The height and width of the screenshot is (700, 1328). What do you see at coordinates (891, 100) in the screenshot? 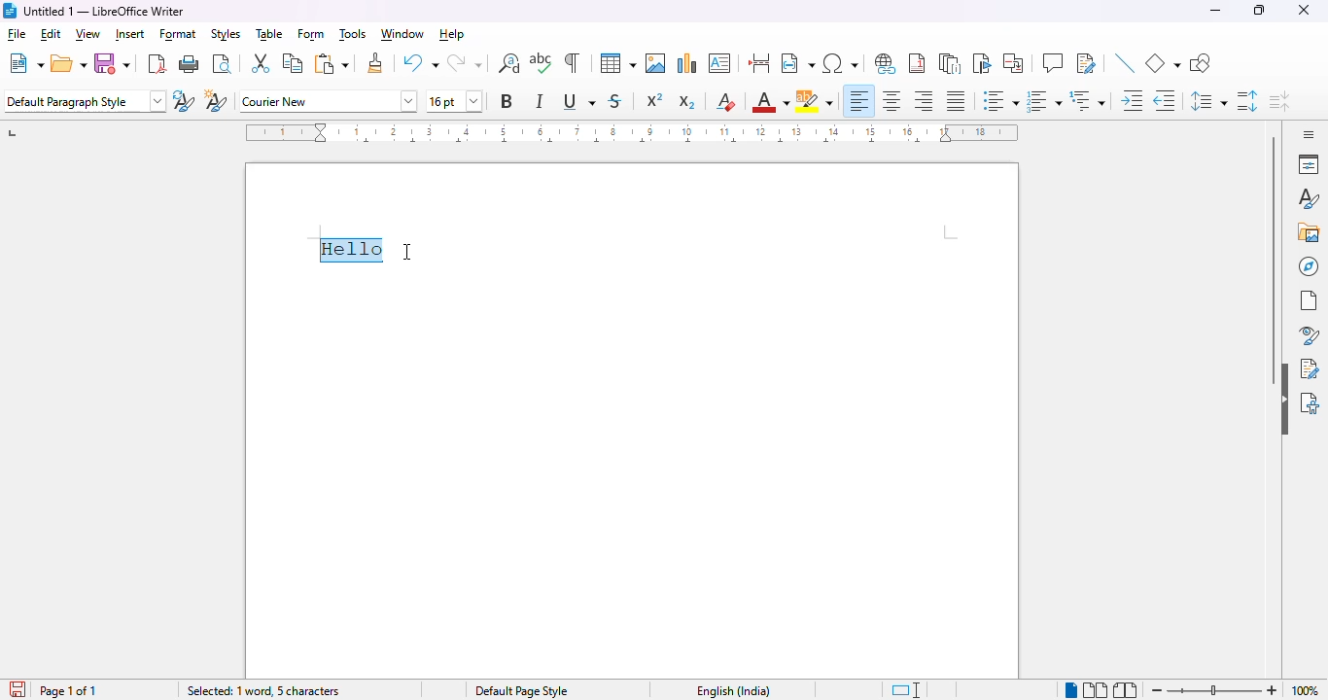
I see `align center` at bounding box center [891, 100].